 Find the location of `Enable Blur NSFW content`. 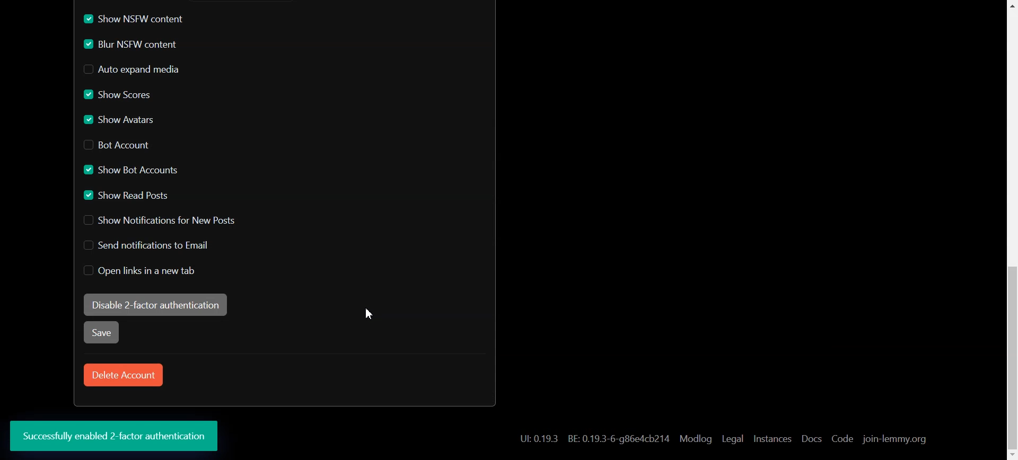

Enable Blur NSFW content is located at coordinates (149, 45).